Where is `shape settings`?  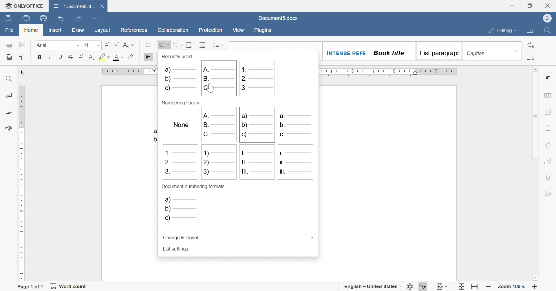
shape settings is located at coordinates (547, 145).